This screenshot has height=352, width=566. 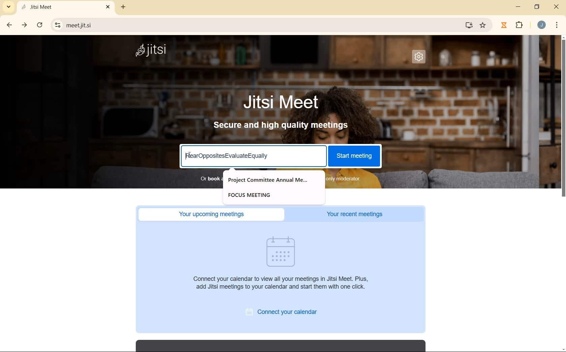 I want to click on SCROLLBAR, so click(x=564, y=194).